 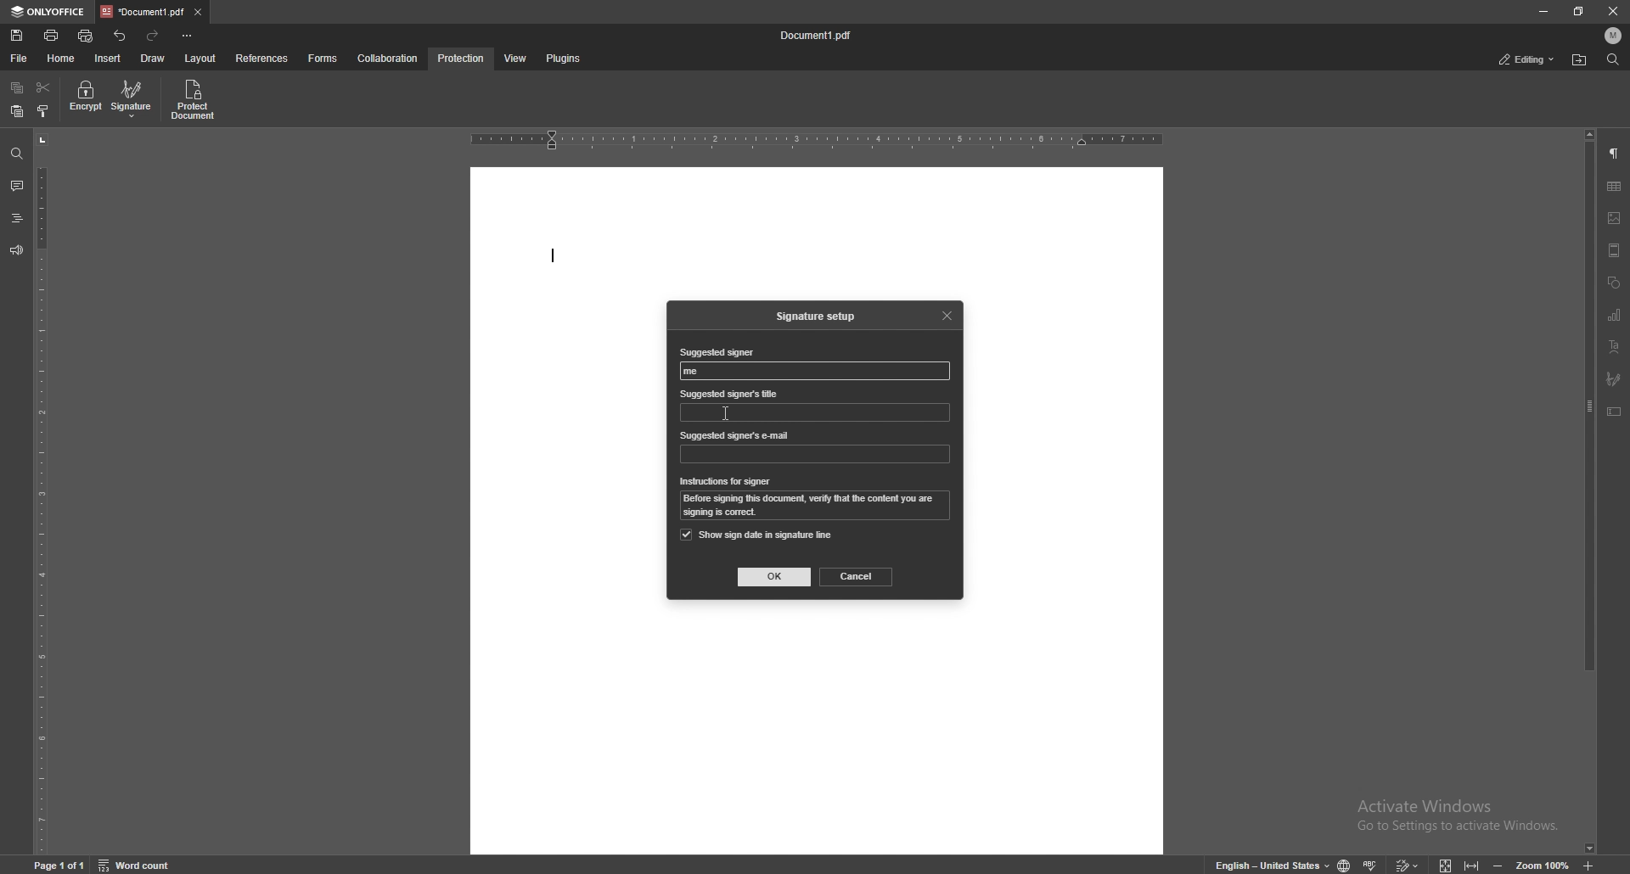 What do you see at coordinates (818, 507) in the screenshot?
I see `instruction` at bounding box center [818, 507].